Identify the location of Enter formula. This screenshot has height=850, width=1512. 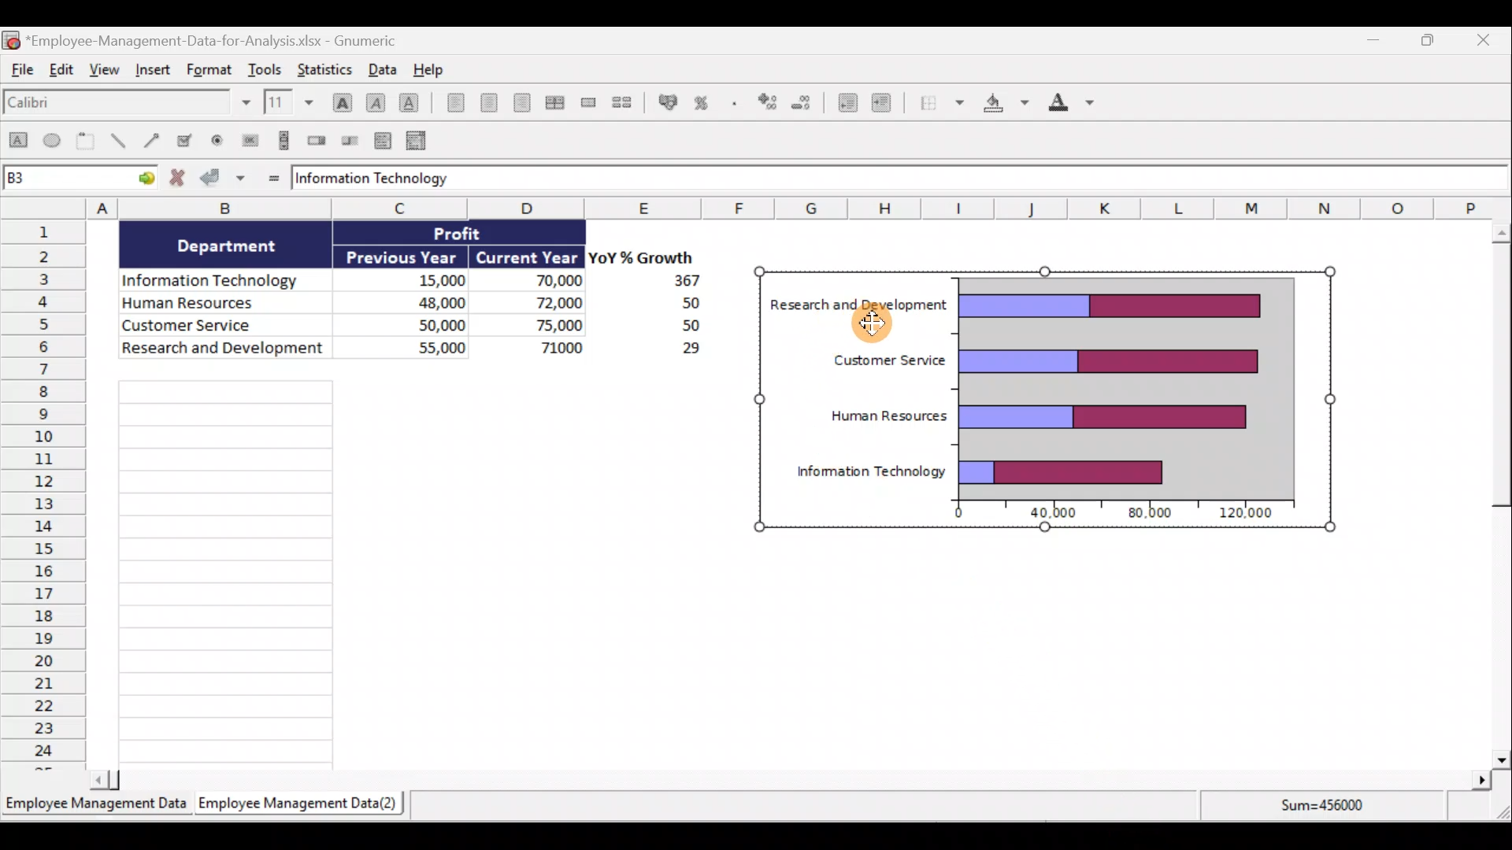
(272, 179).